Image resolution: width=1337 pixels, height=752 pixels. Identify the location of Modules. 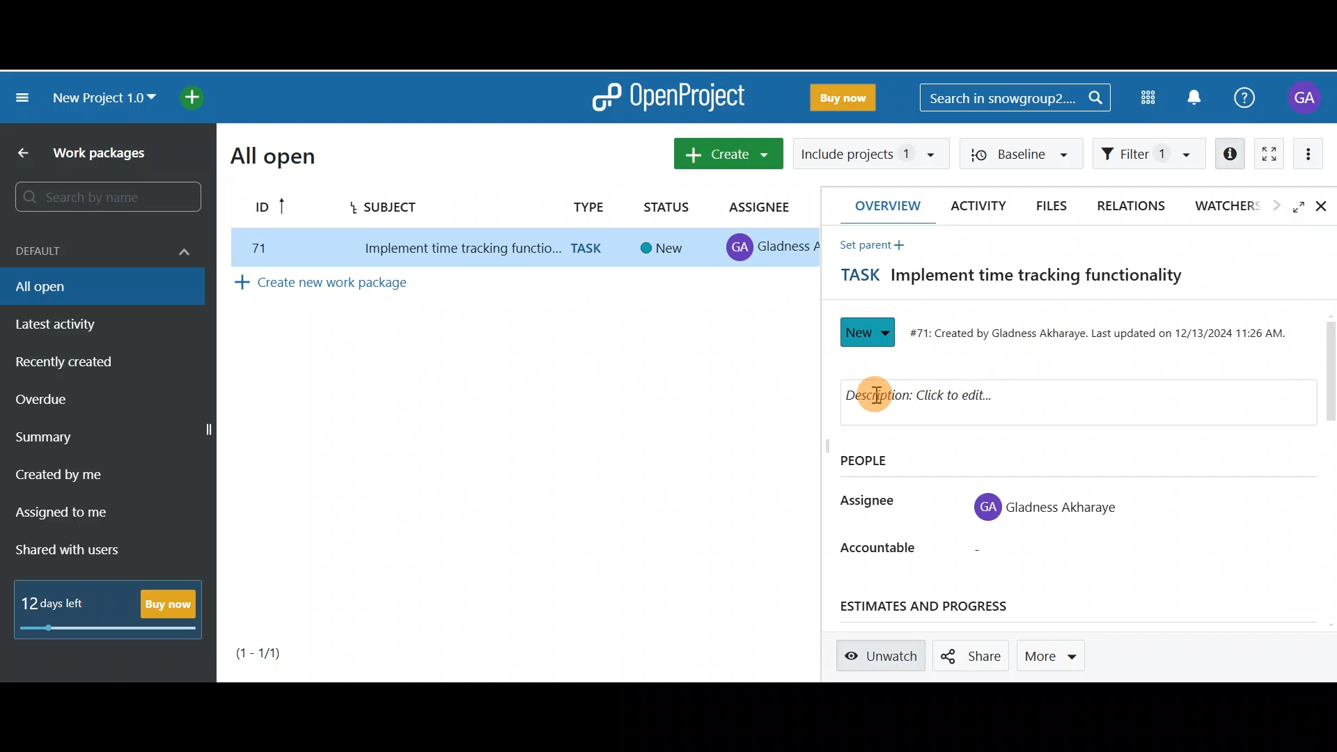
(1148, 97).